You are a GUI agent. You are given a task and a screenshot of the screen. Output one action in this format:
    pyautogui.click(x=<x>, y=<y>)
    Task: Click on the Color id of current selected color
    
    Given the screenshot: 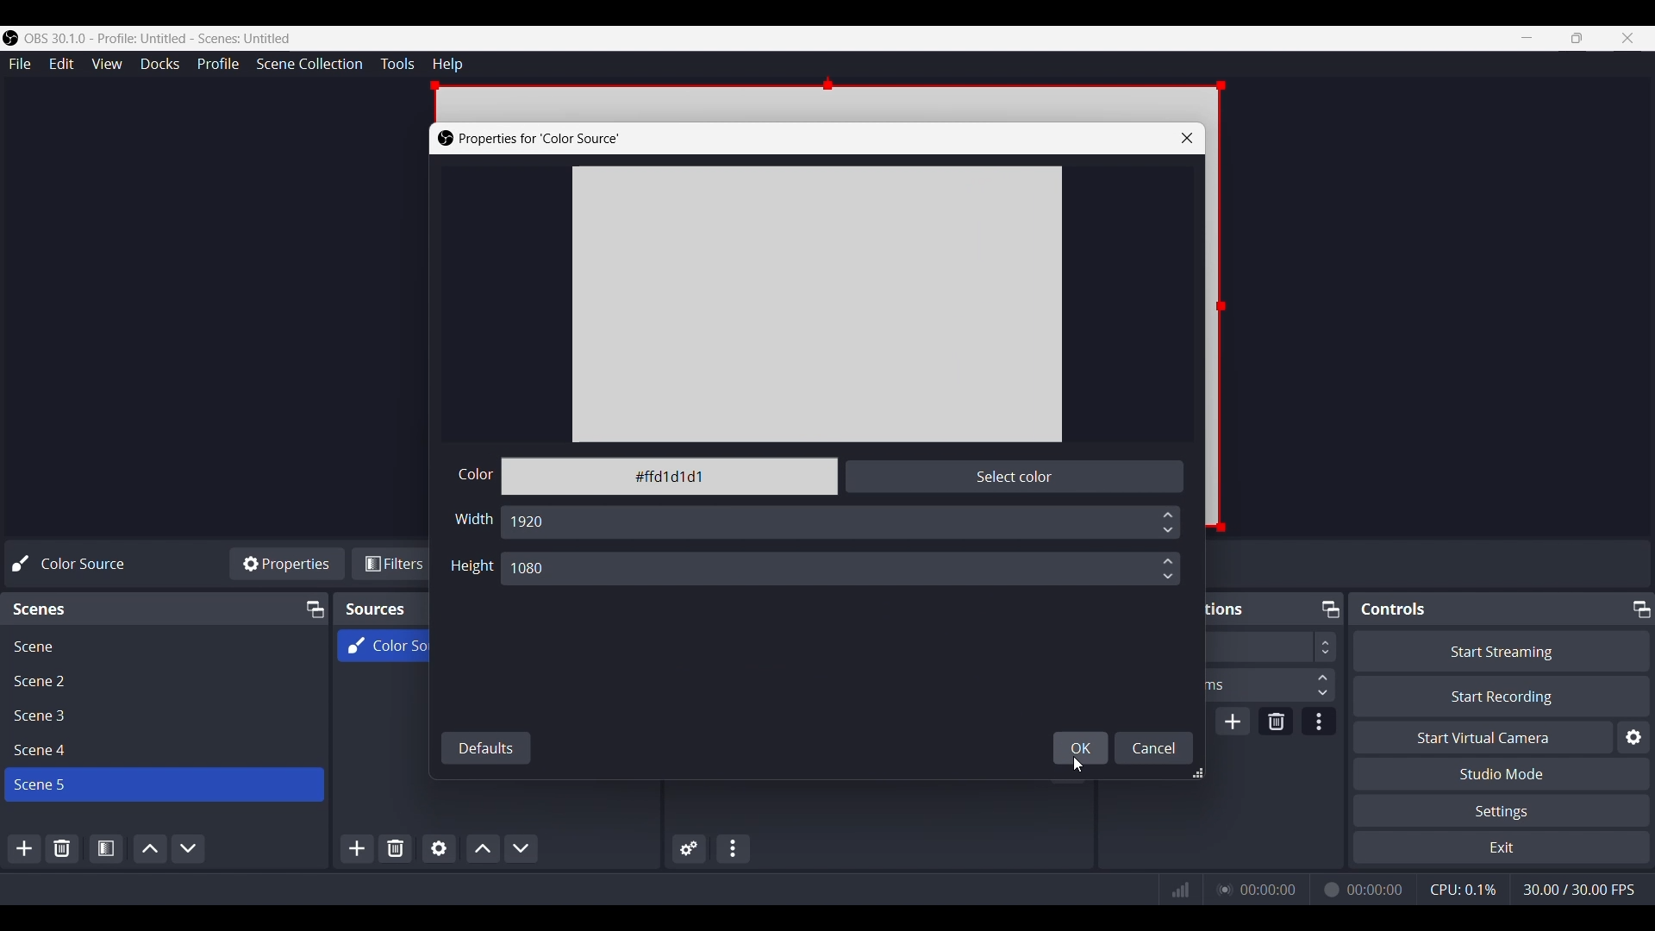 What is the action you would take?
    pyautogui.click(x=671, y=477)
    